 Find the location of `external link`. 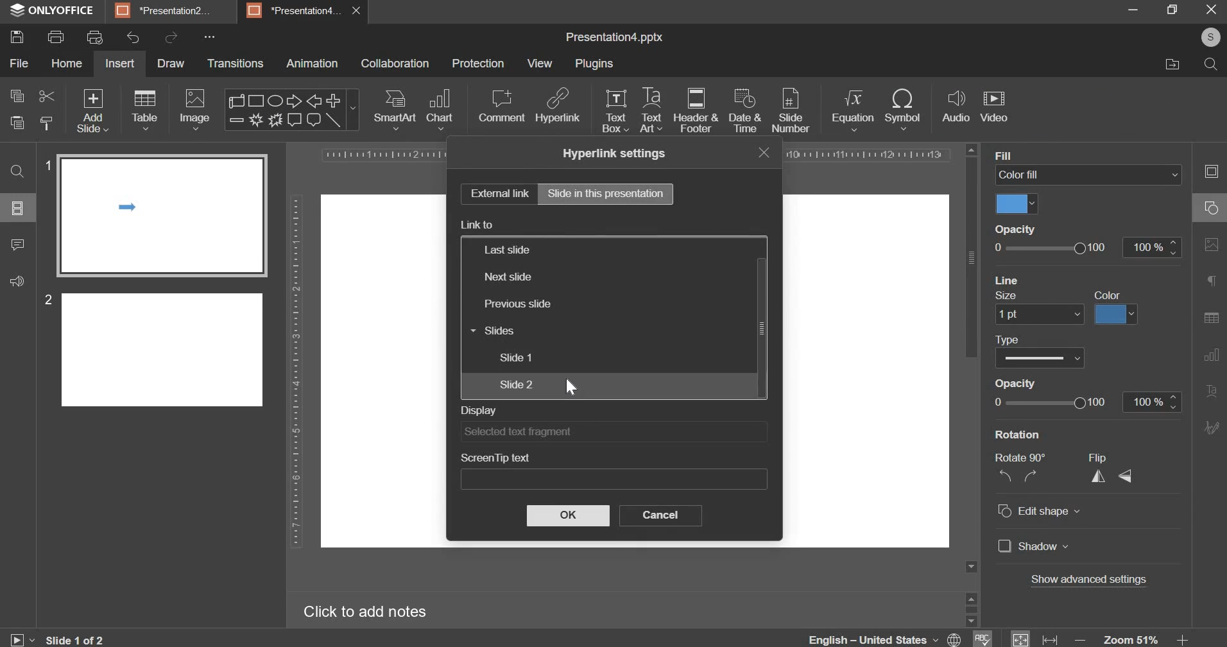

external link is located at coordinates (497, 193).